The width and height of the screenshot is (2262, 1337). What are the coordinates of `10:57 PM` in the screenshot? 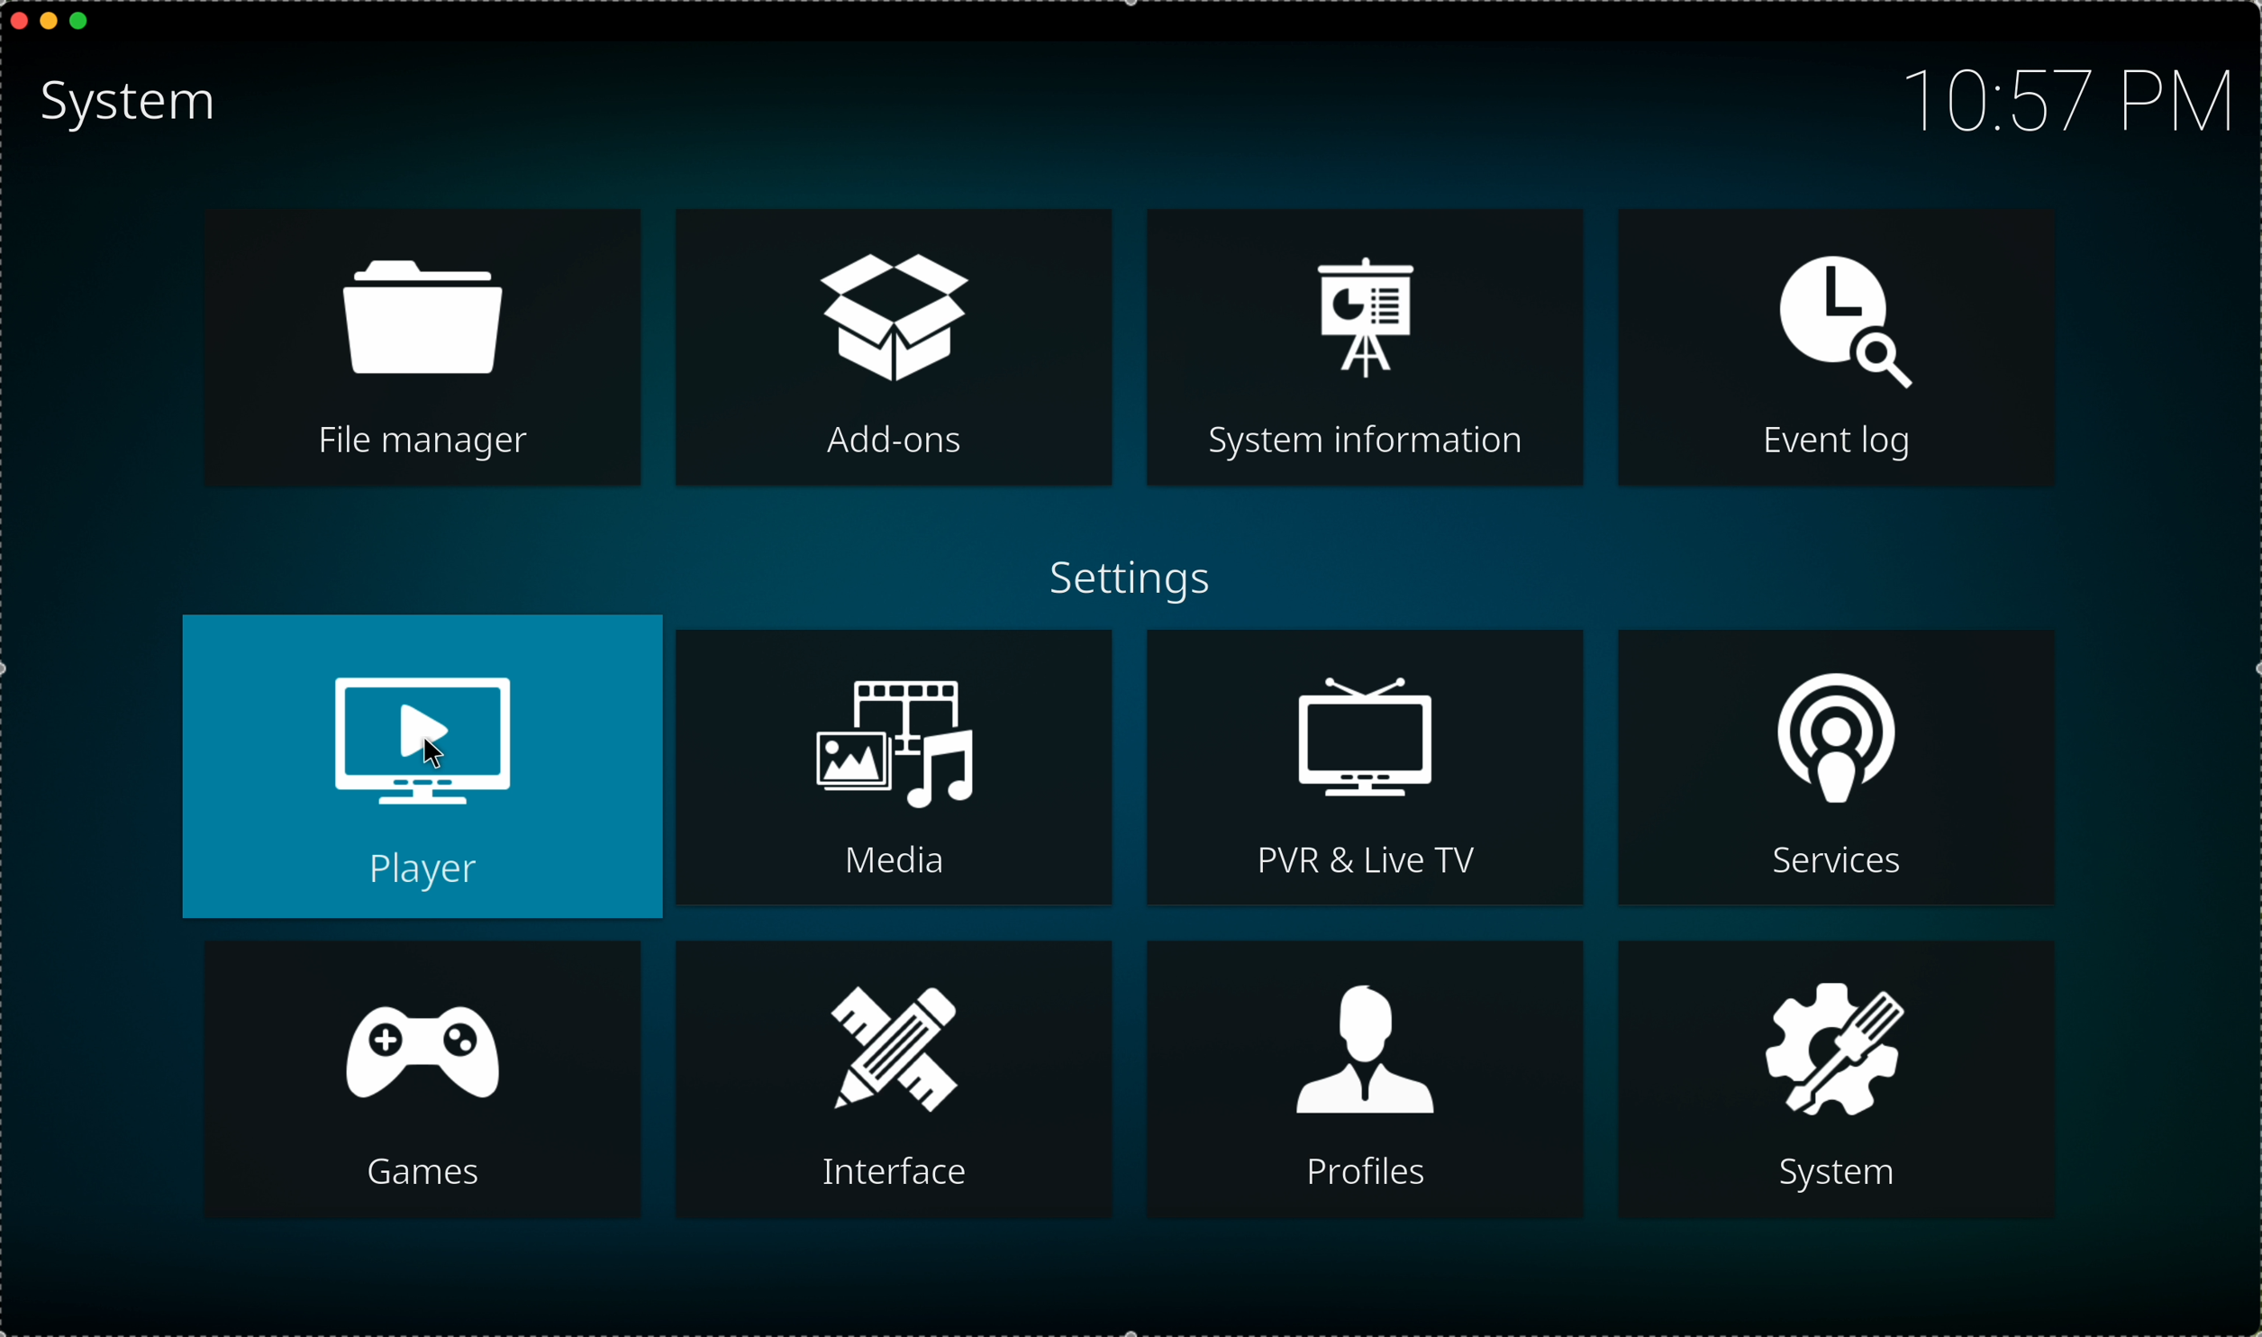 It's located at (2057, 96).